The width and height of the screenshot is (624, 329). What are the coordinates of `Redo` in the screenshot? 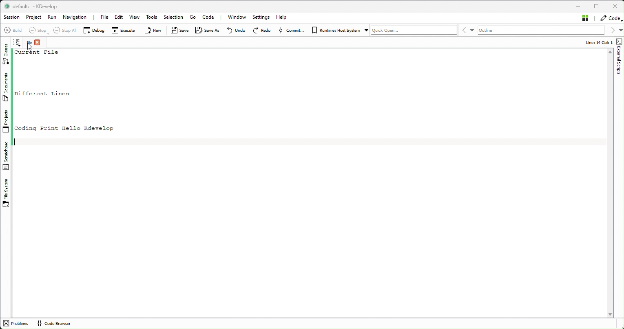 It's located at (262, 30).